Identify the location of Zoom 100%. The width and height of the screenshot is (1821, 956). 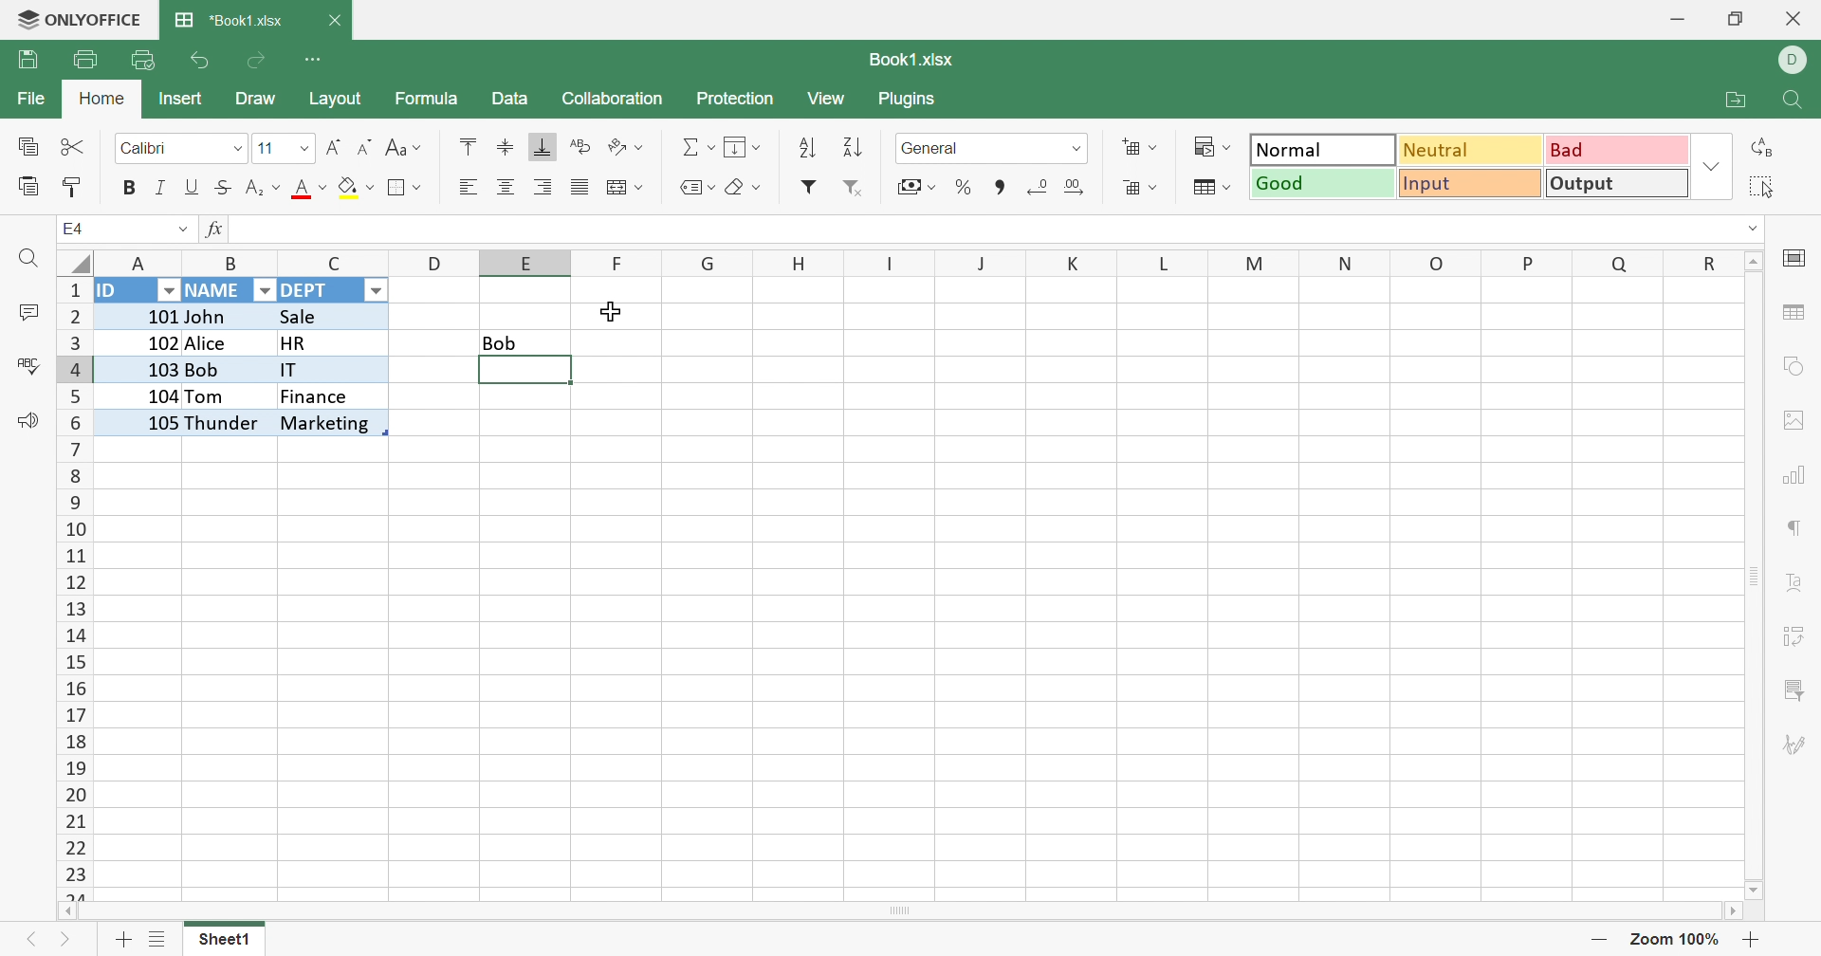
(1676, 940).